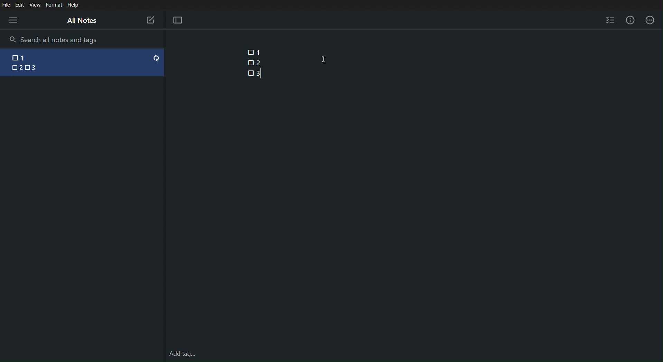 Image resolution: width=663 pixels, height=362 pixels. What do you see at coordinates (30, 57) in the screenshot?
I see `1` at bounding box center [30, 57].